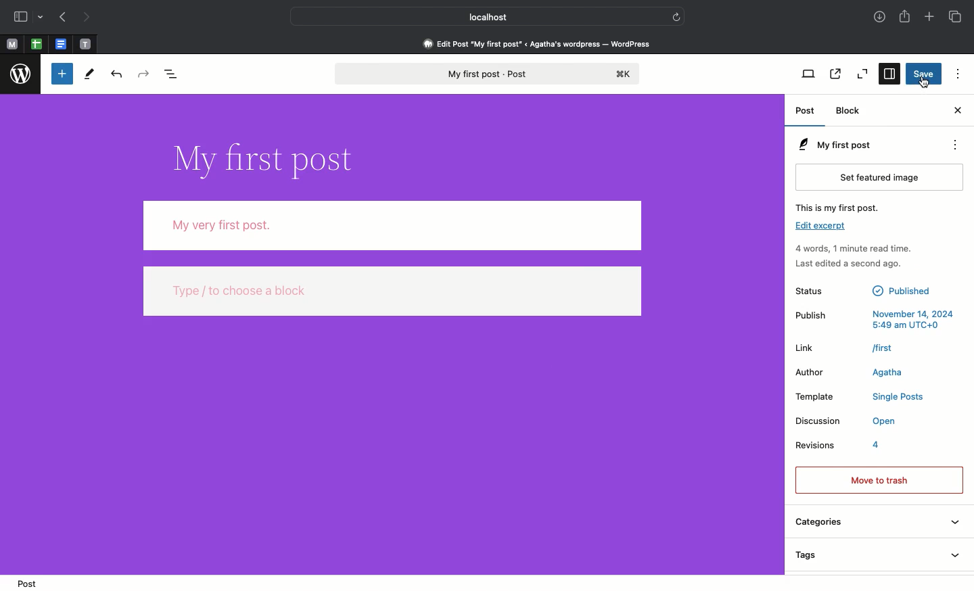 The height and width of the screenshot is (591, 974). Describe the element at coordinates (90, 16) in the screenshot. I see `Next page` at that location.